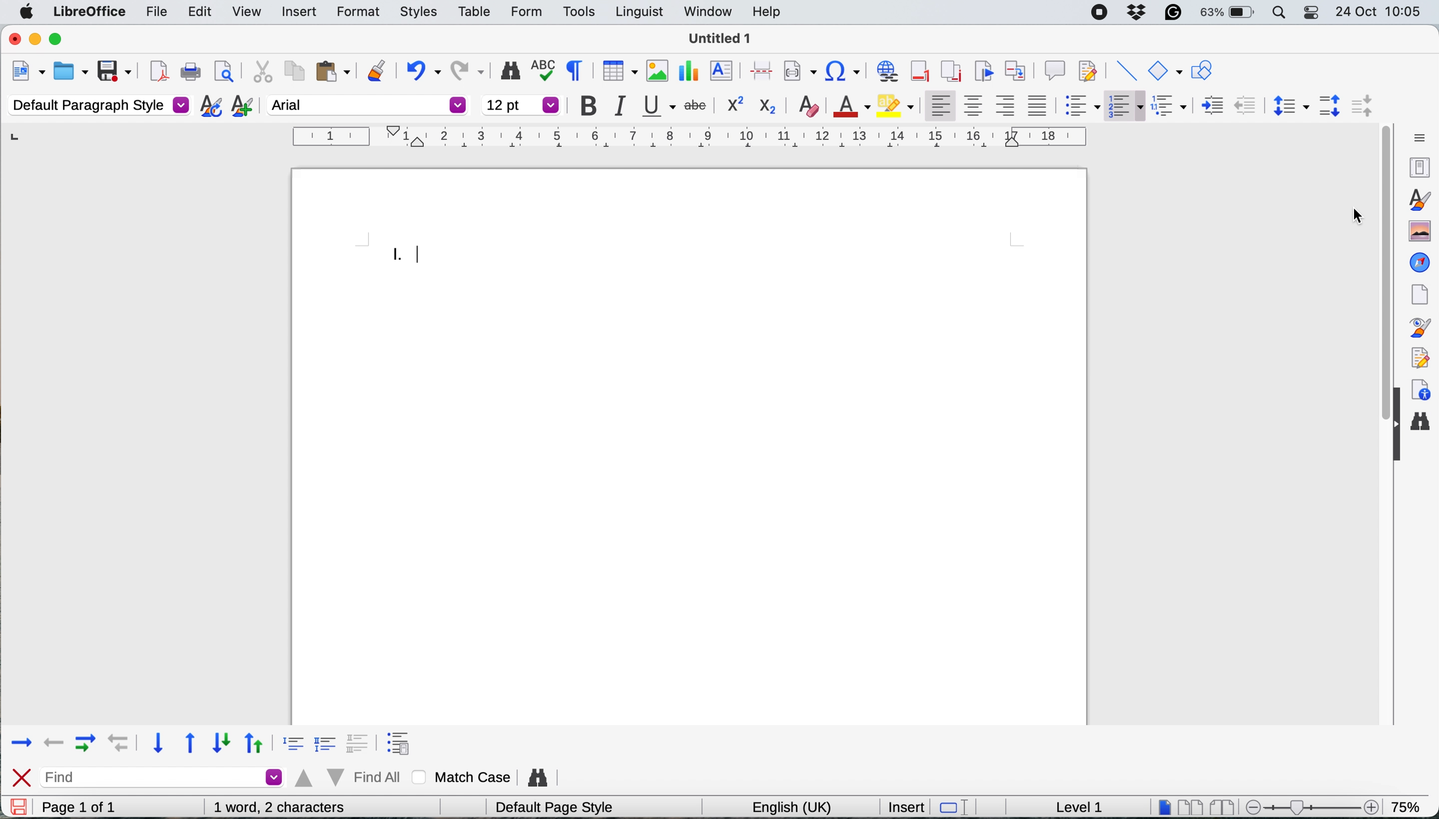  Describe the element at coordinates (401, 254) in the screenshot. I see `roman numerals inserted` at that location.